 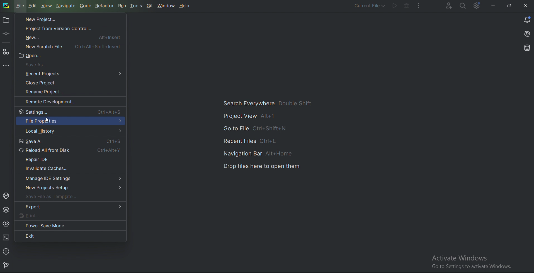 What do you see at coordinates (6, 6) in the screenshot?
I see `Pycharm` at bounding box center [6, 6].